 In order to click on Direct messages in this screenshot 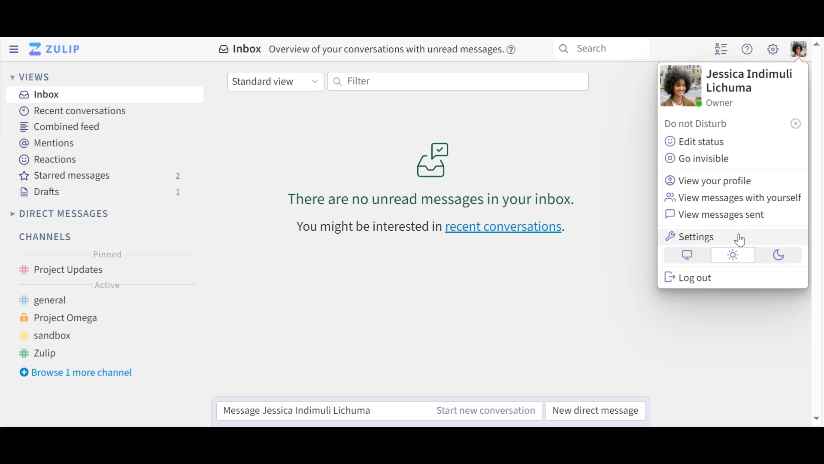, I will do `click(63, 214)`.